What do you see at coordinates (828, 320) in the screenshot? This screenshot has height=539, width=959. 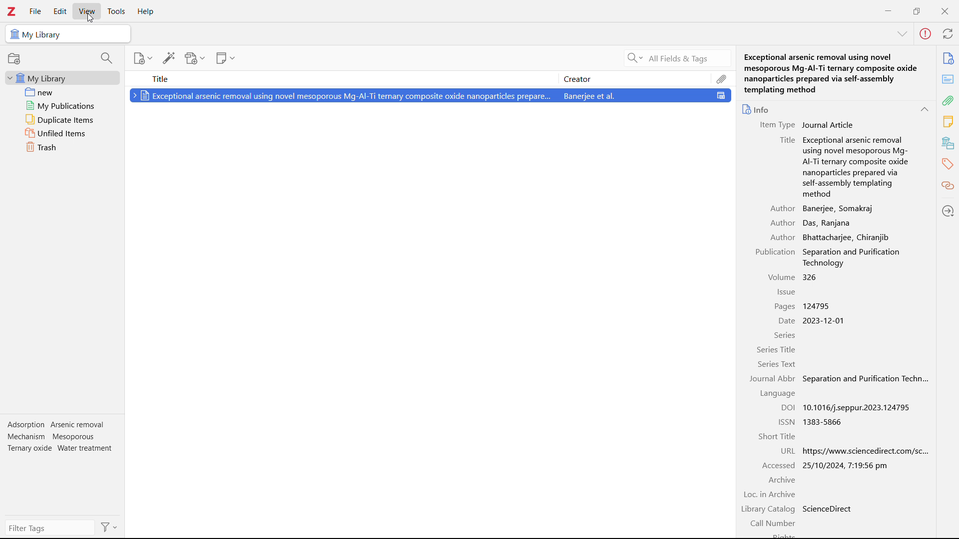 I see `2023-12-01` at bounding box center [828, 320].